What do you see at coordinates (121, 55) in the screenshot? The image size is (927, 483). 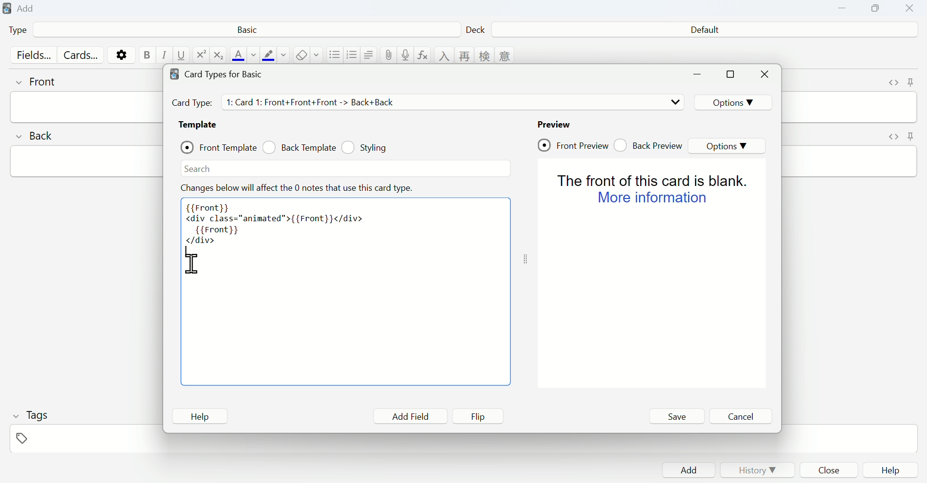 I see `options` at bounding box center [121, 55].